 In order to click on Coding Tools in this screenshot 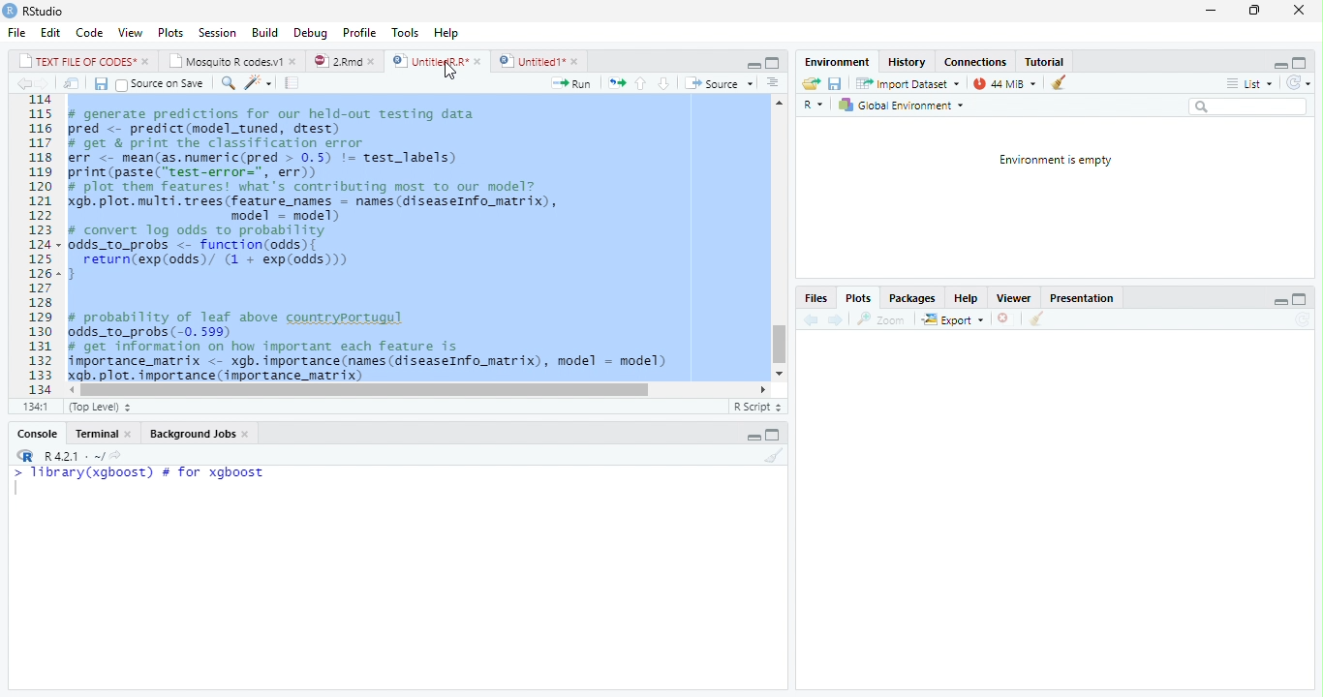, I will do `click(258, 81)`.